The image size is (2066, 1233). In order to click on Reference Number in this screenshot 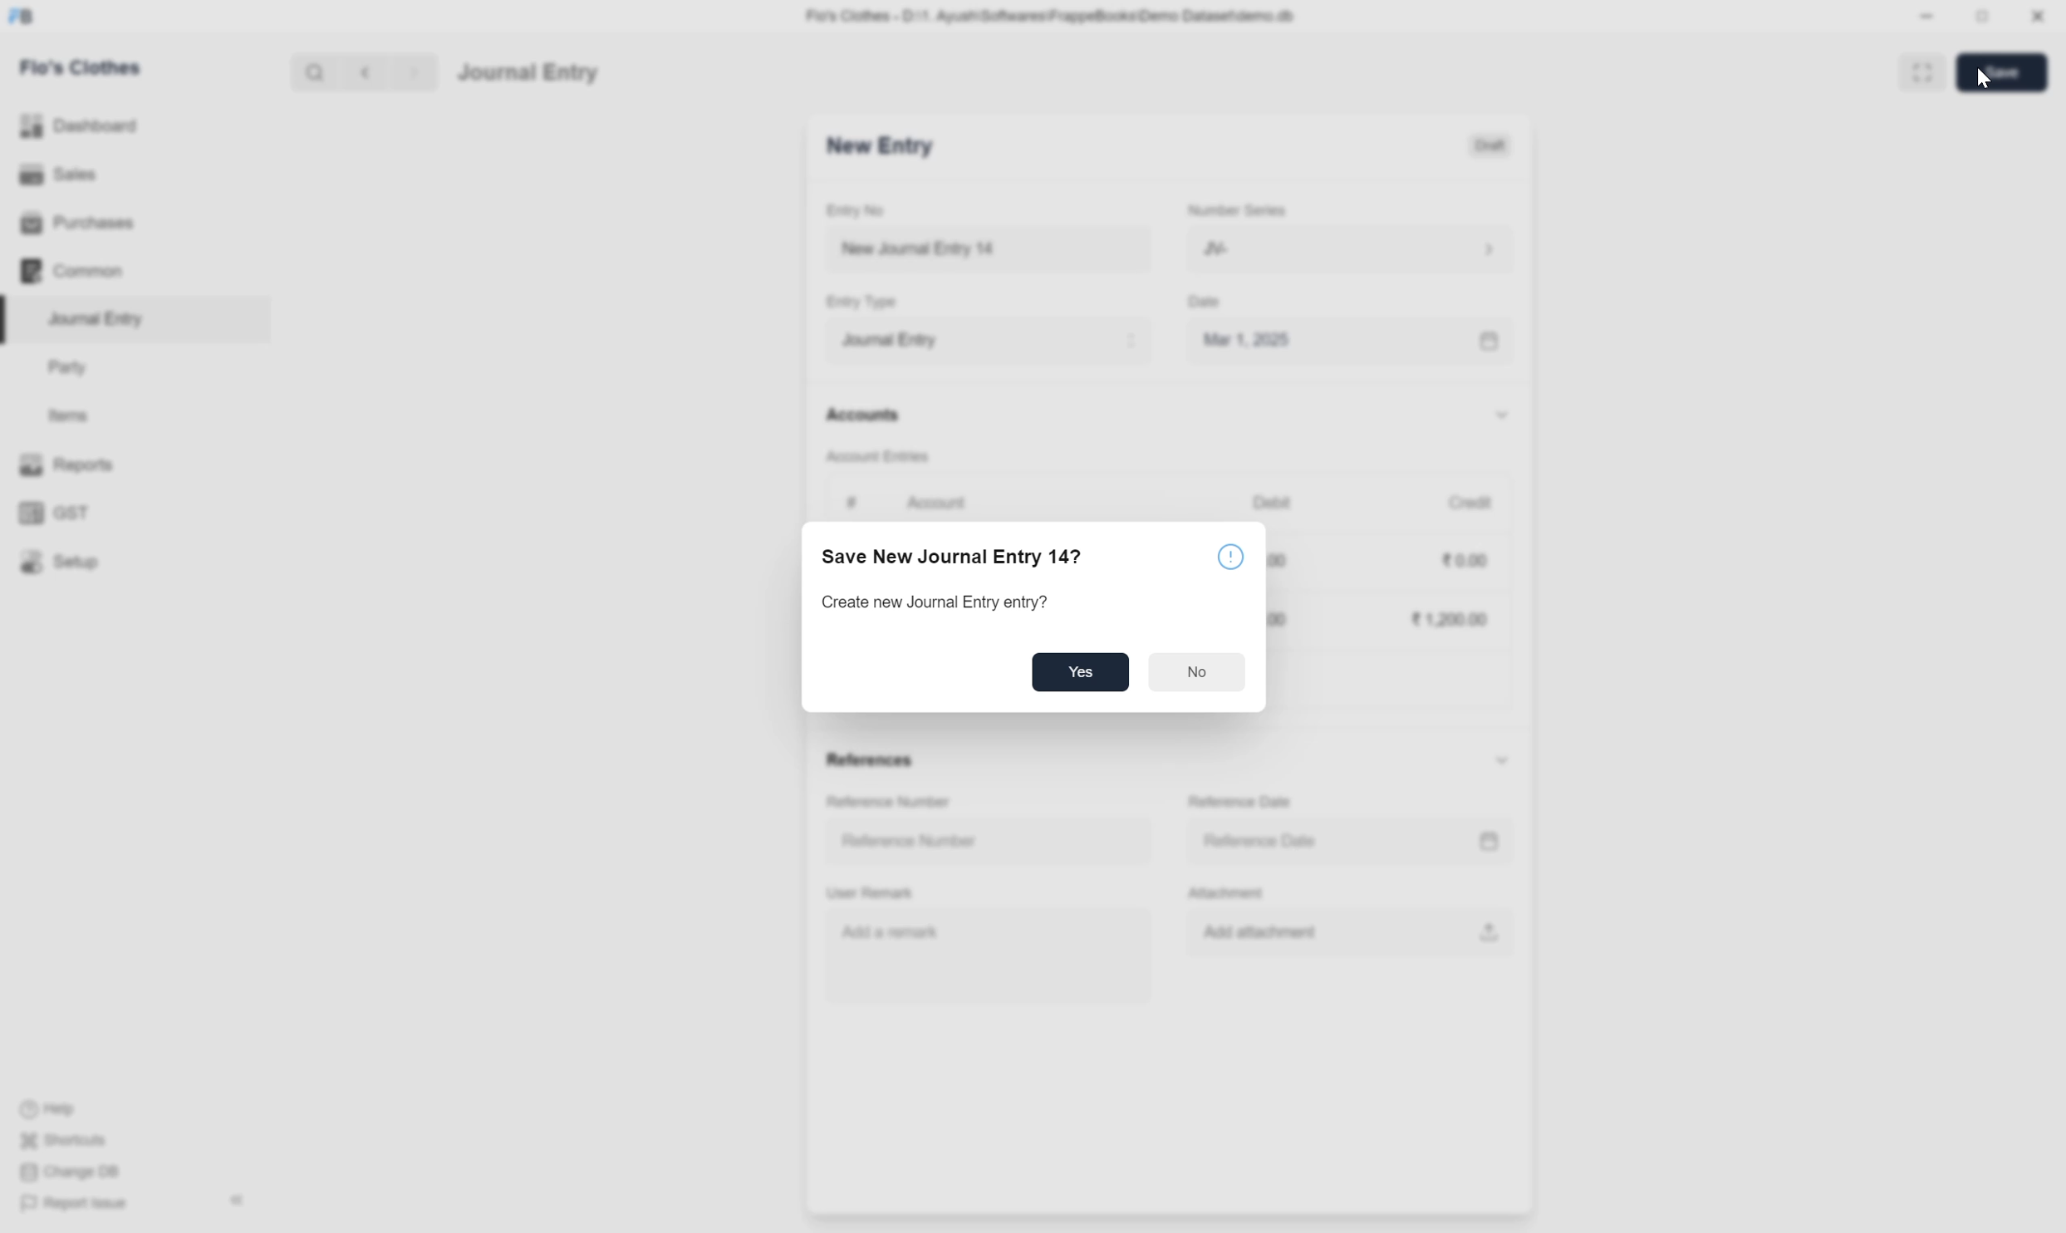, I will do `click(891, 803)`.